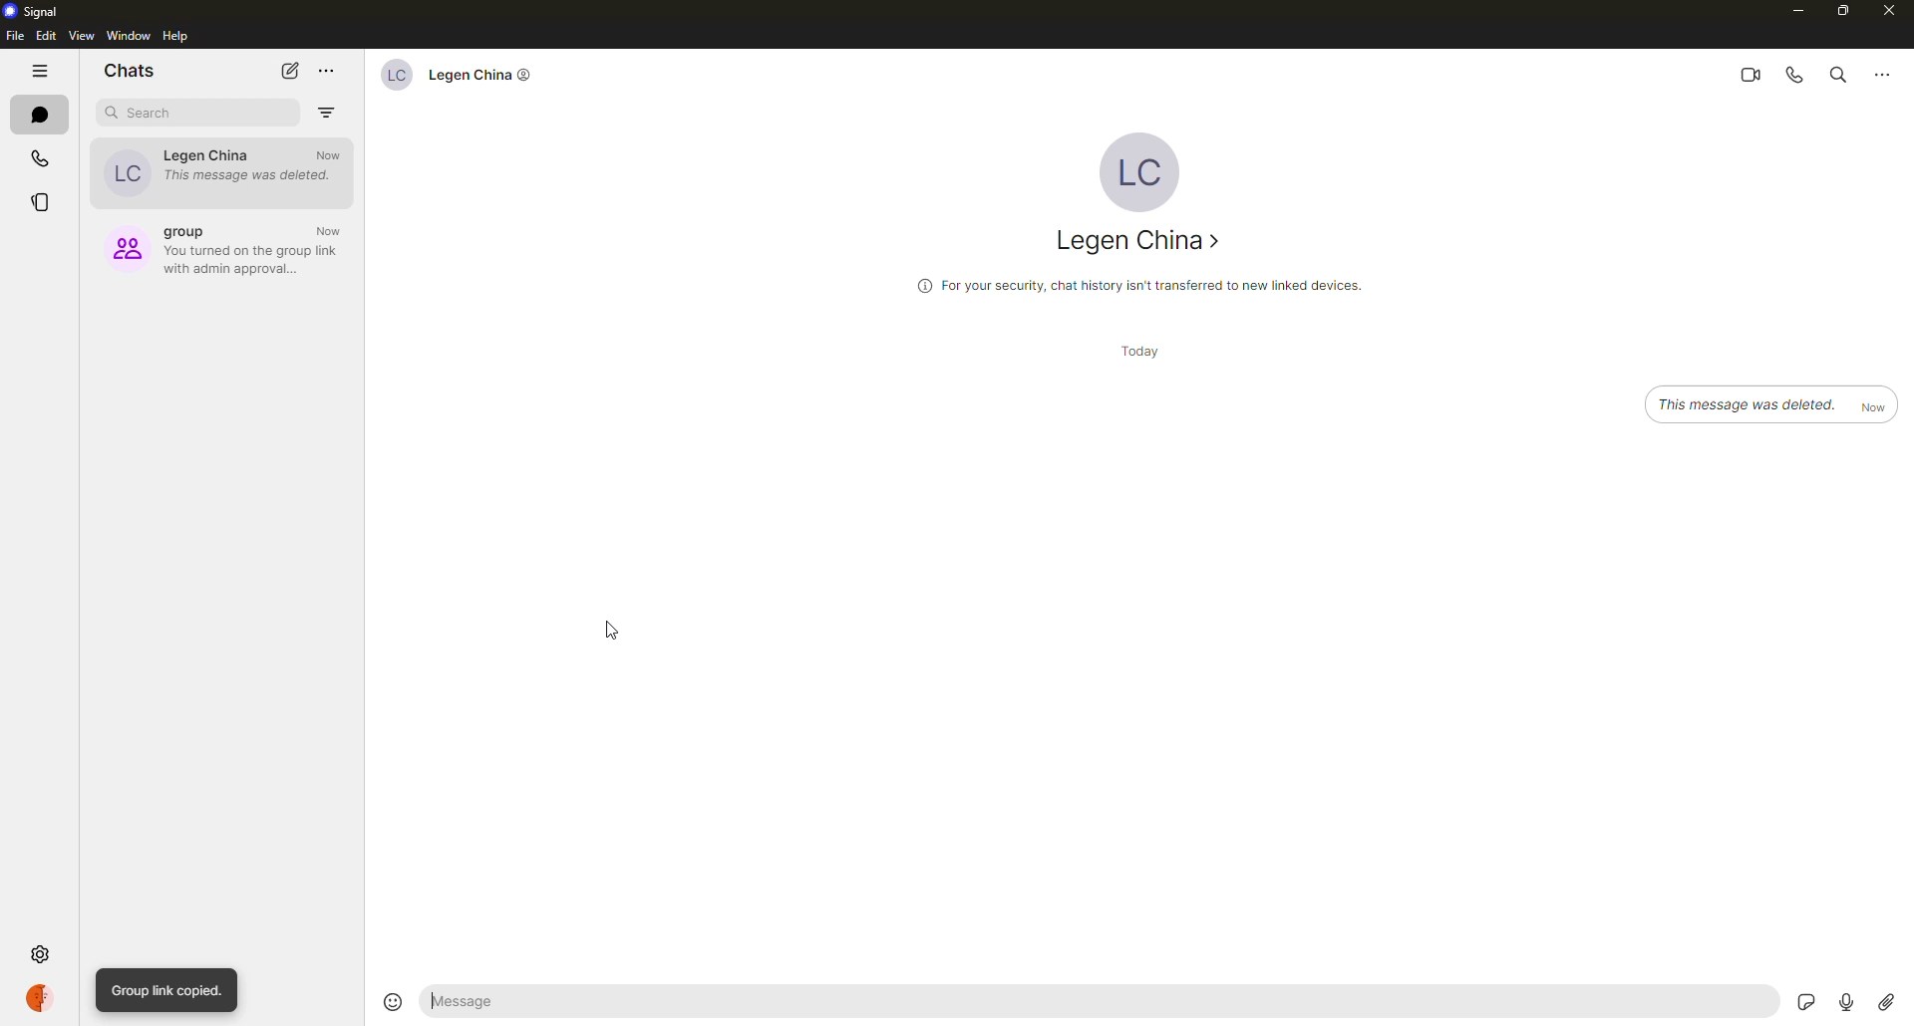 This screenshot has width=1914, height=1026. Describe the element at coordinates (452, 74) in the screenshot. I see `contact` at that location.